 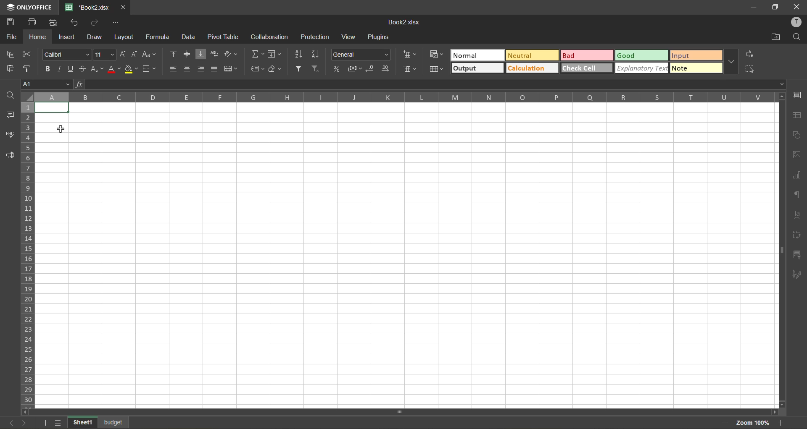 I want to click on next, so click(x=24, y=423).